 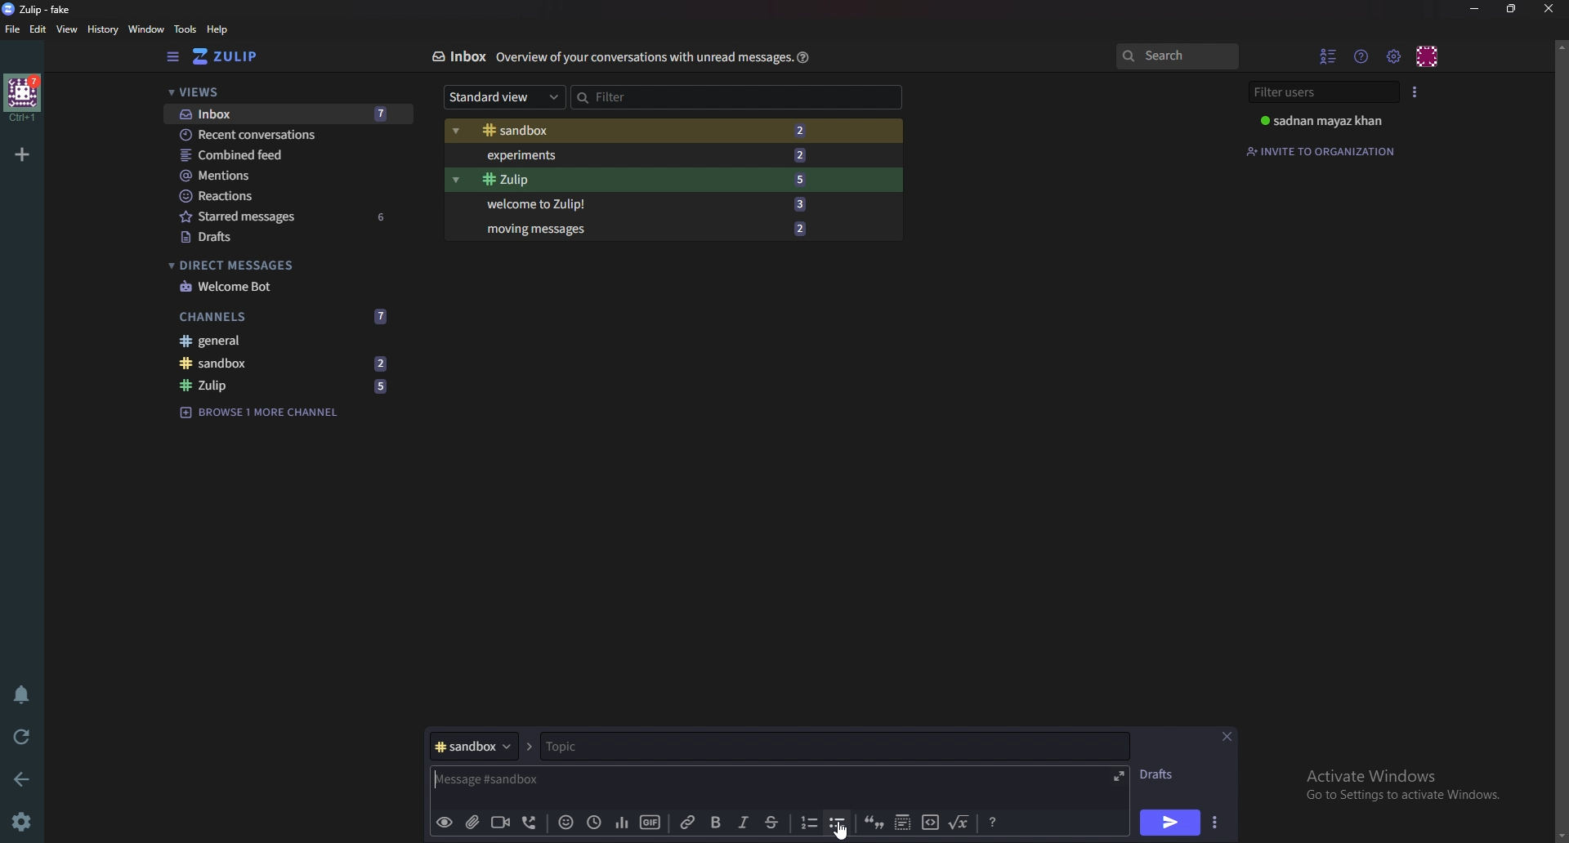 I want to click on send, so click(x=1168, y=824).